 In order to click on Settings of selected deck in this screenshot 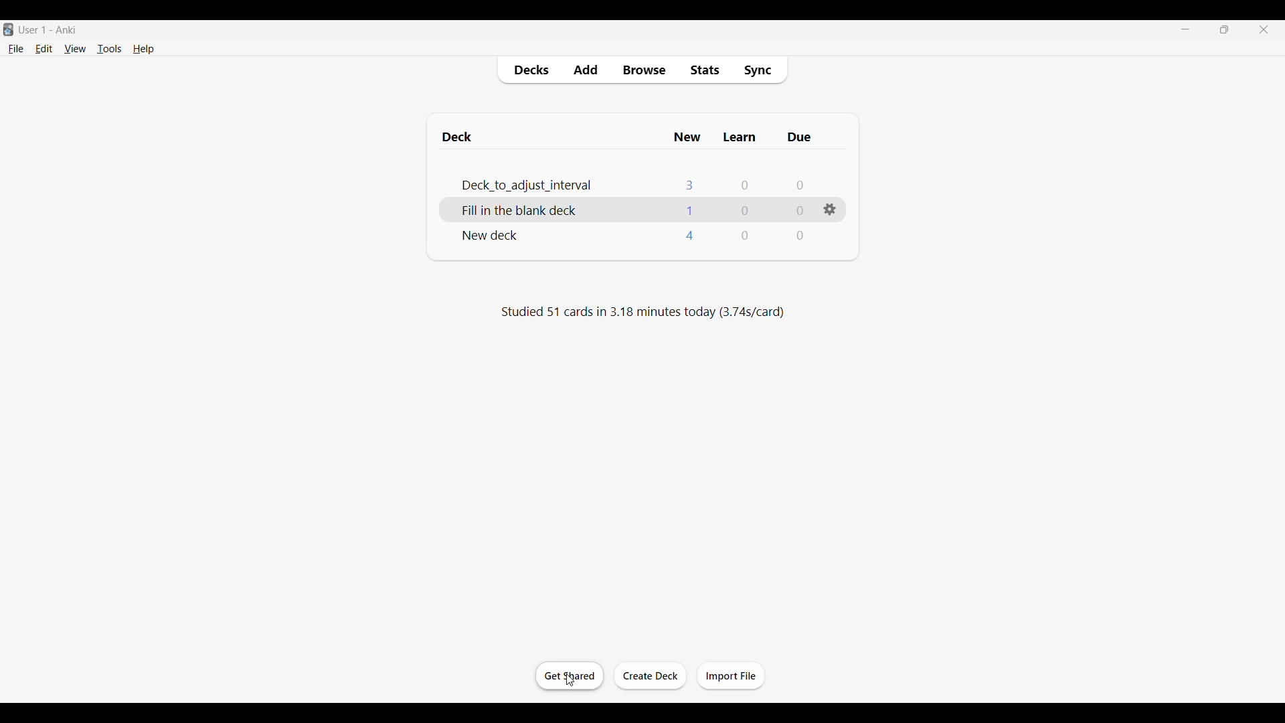, I will do `click(830, 210)`.